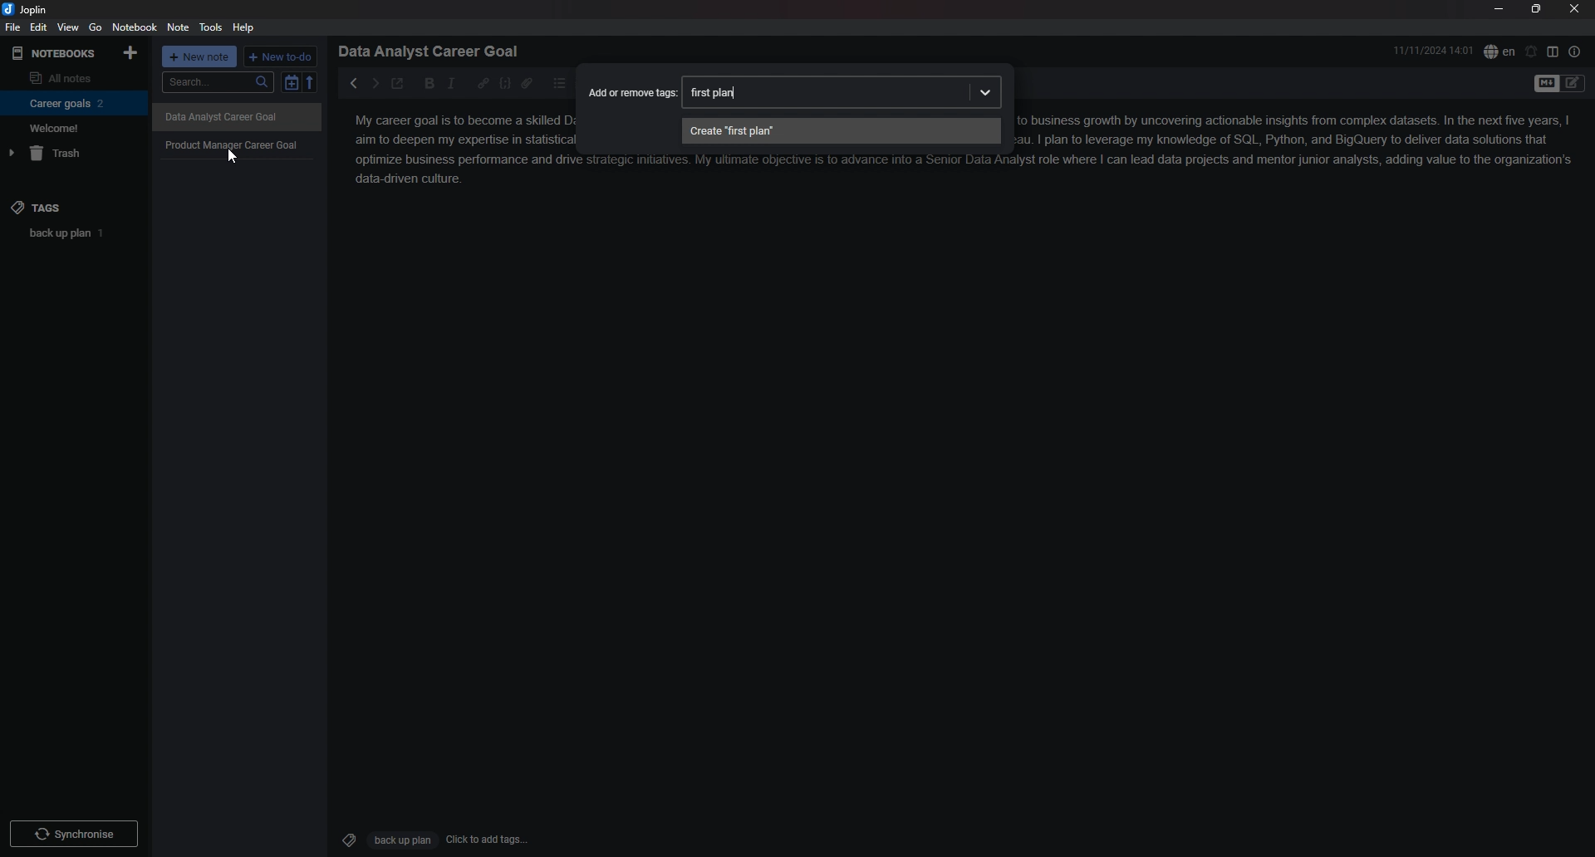 This screenshot has width=1595, height=857. What do you see at coordinates (233, 159) in the screenshot?
I see `Cursor` at bounding box center [233, 159].